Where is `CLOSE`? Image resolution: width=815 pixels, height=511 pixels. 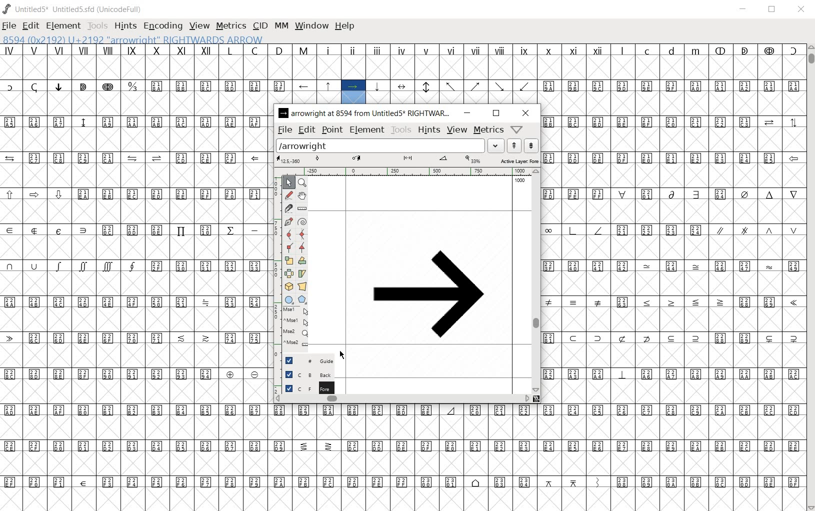
CLOSE is located at coordinates (801, 10).